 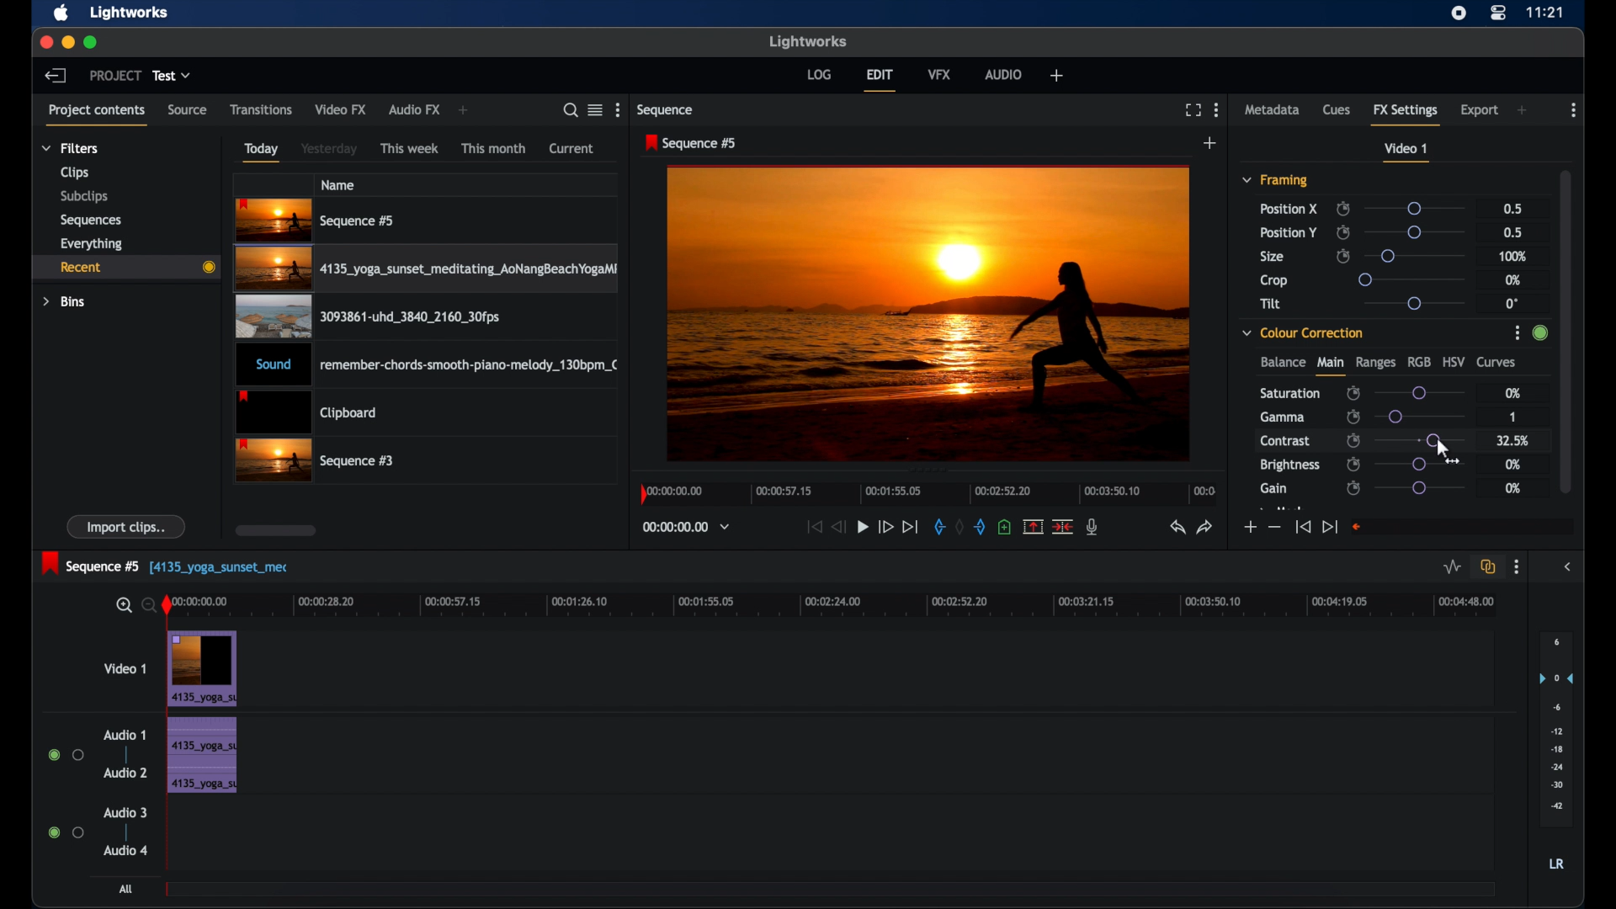 What do you see at coordinates (463, 110) in the screenshot?
I see `add` at bounding box center [463, 110].